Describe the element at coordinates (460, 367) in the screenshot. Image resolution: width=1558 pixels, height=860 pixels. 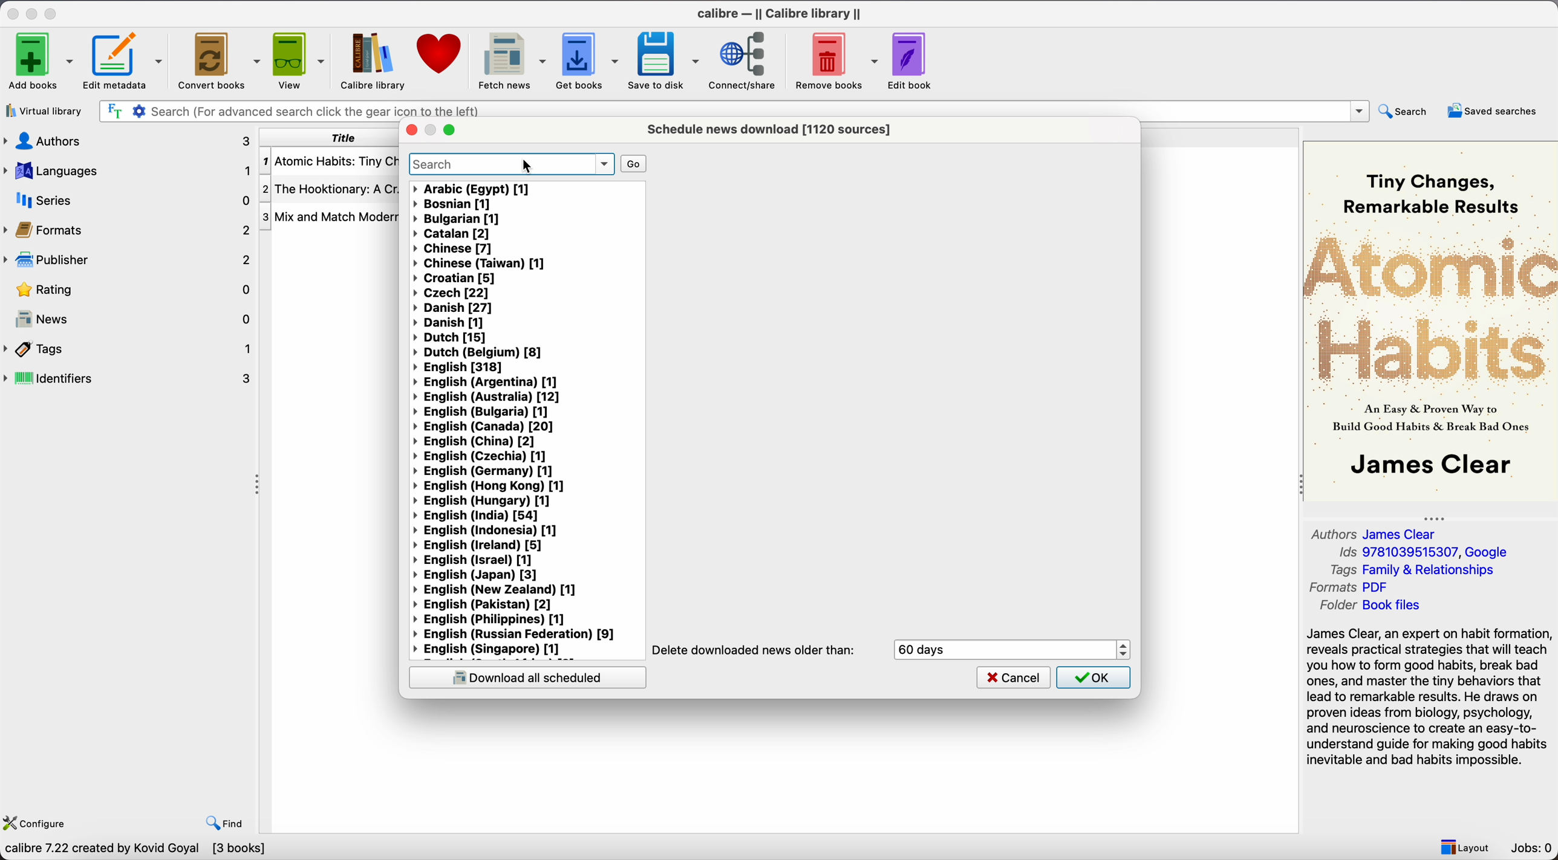
I see `English [318]` at that location.